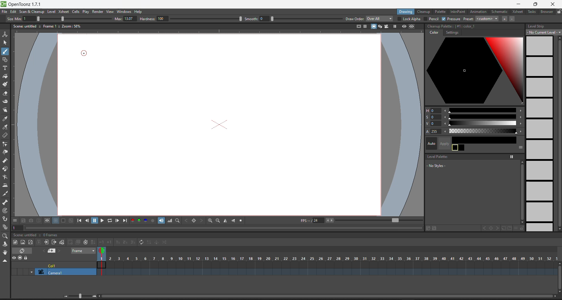  What do you see at coordinates (451, 19) in the screenshot?
I see `pressure` at bounding box center [451, 19].